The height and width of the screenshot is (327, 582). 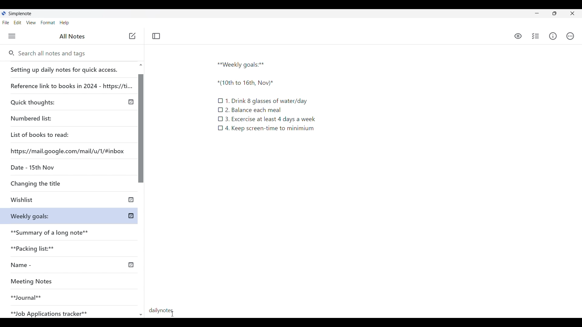 What do you see at coordinates (50, 102) in the screenshot?
I see `Quick thoughts` at bounding box center [50, 102].